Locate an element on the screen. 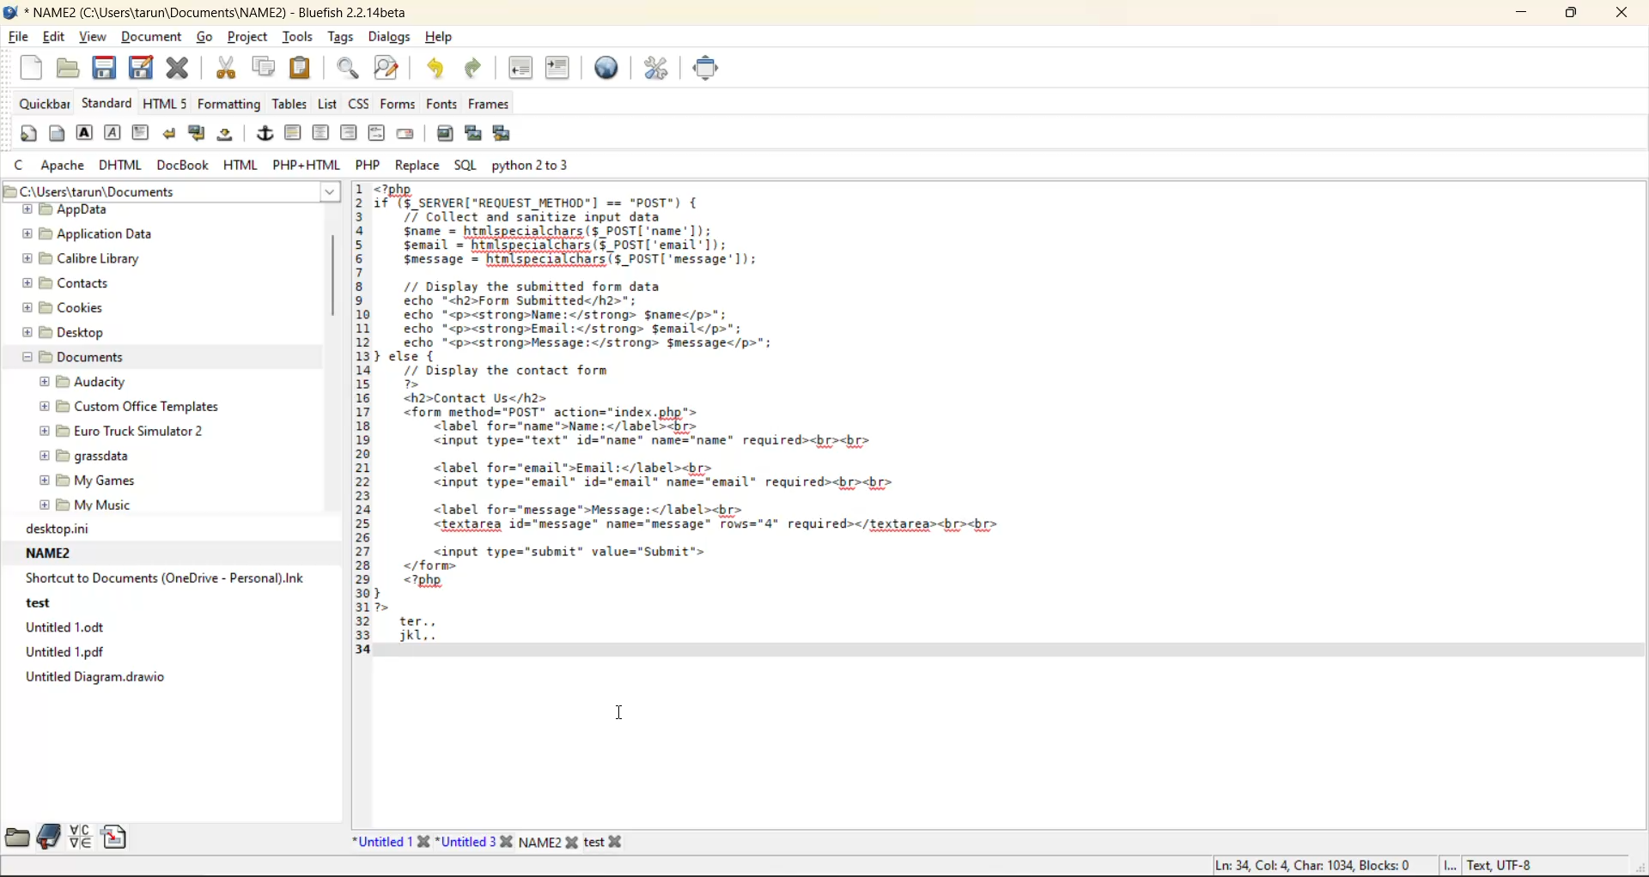  python 2 to 3 is located at coordinates (537, 164).